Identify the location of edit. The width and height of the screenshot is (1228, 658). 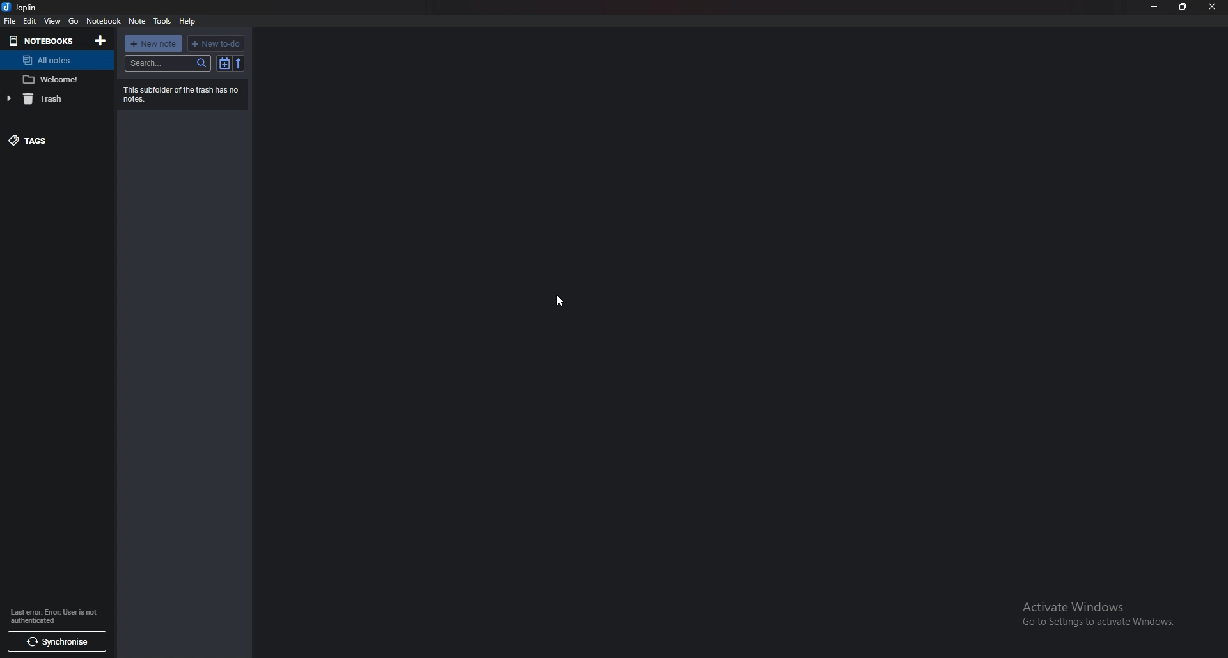
(30, 22).